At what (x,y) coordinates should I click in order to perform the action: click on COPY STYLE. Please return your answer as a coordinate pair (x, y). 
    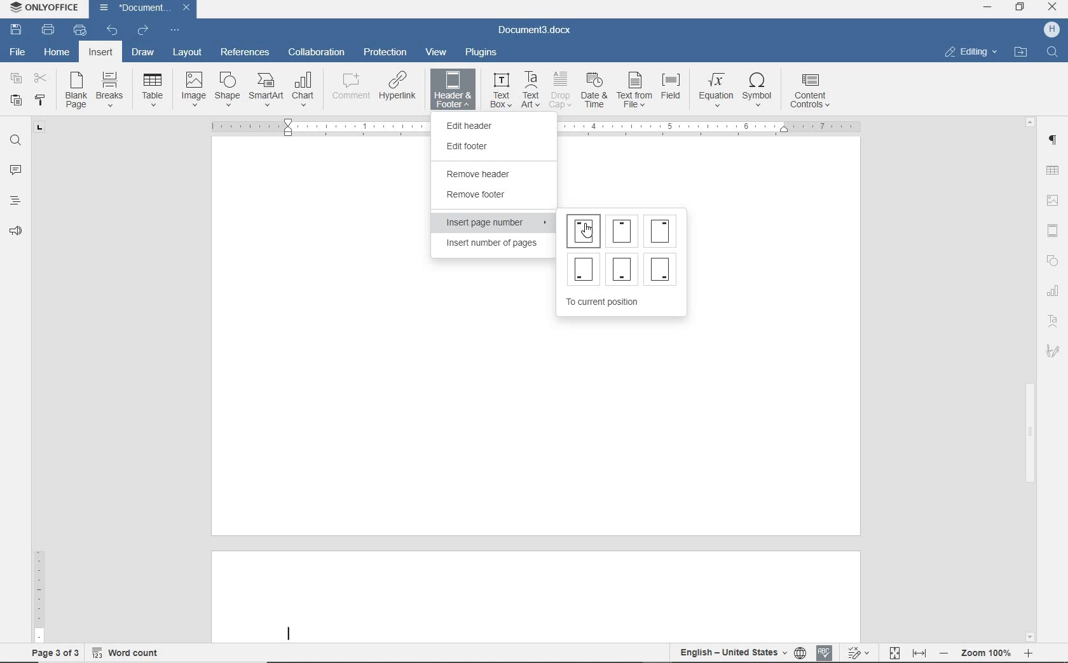
    Looking at the image, I should click on (41, 100).